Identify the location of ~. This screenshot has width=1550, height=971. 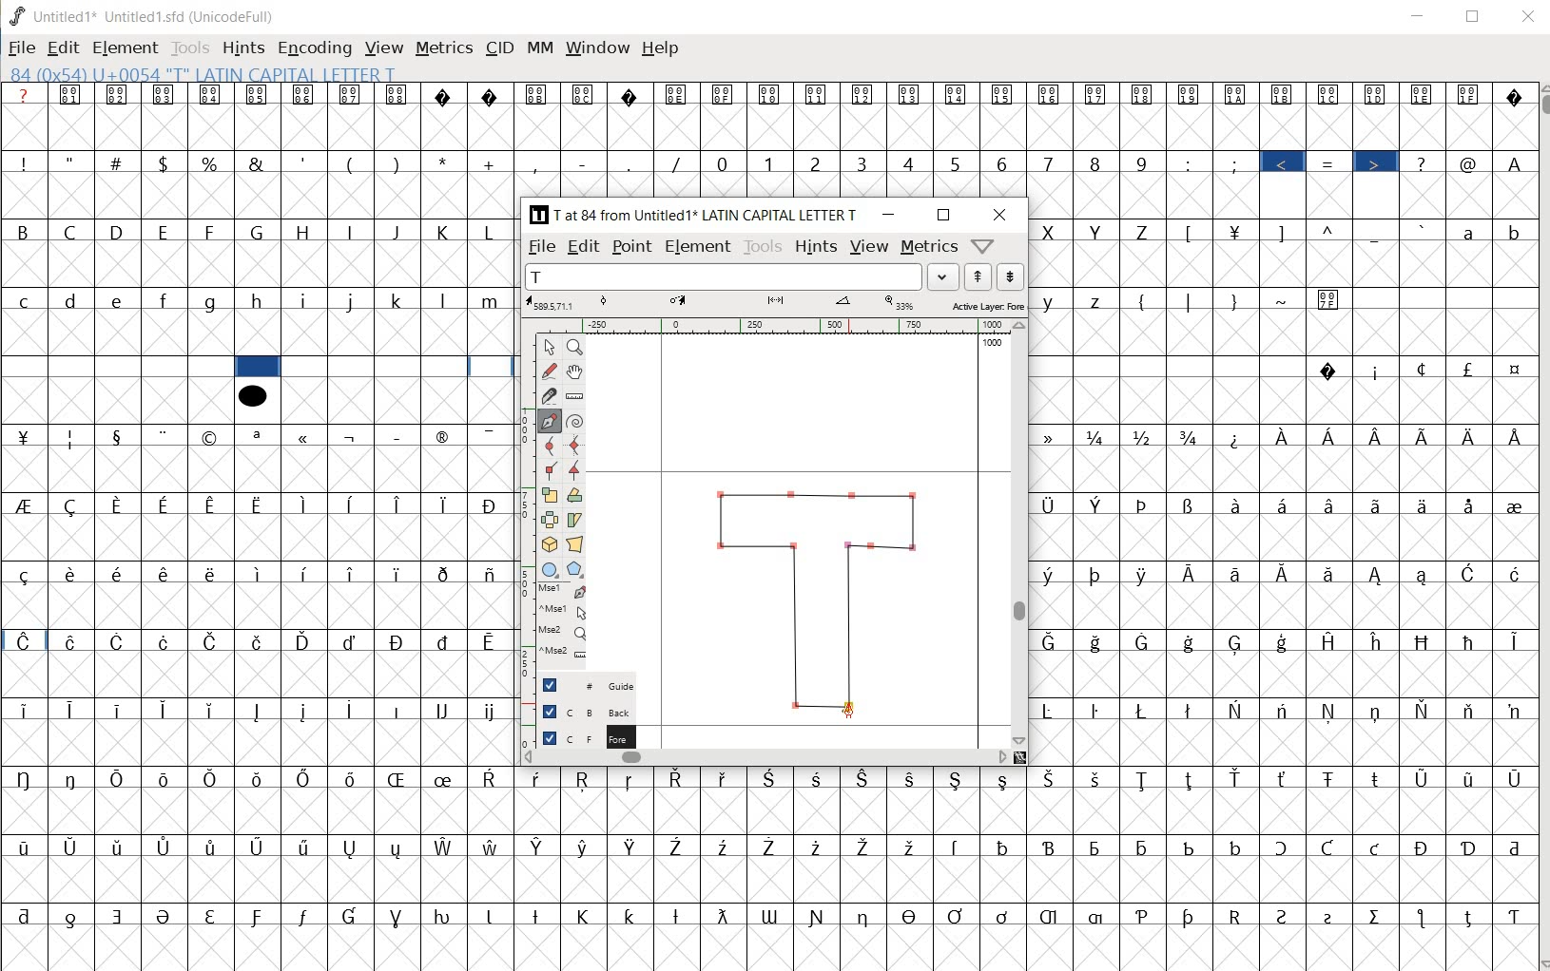
(1285, 301).